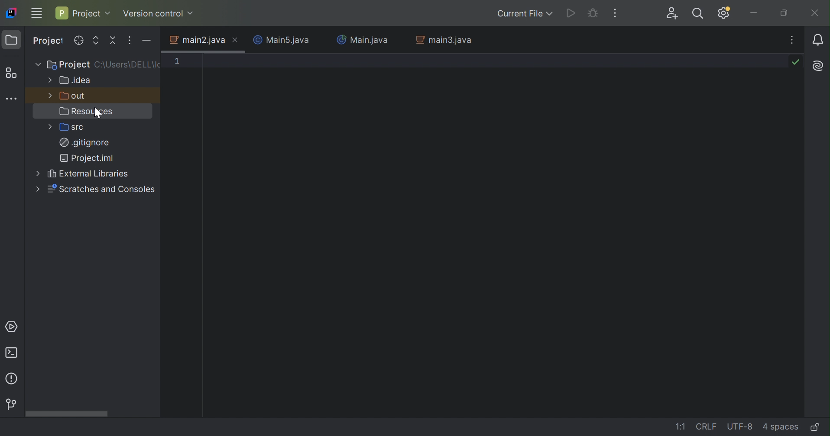 This screenshot has height=436, width=830. What do you see at coordinates (147, 41) in the screenshot?
I see `Hide` at bounding box center [147, 41].